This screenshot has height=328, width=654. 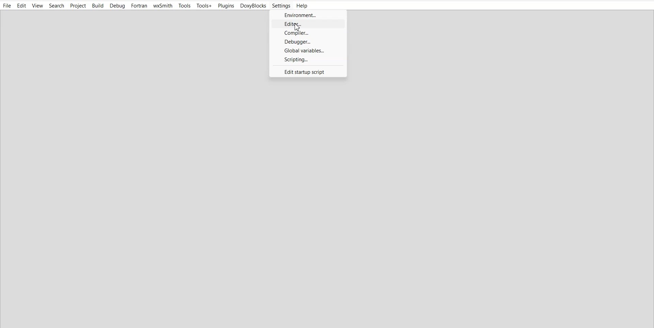 I want to click on Global variable, so click(x=309, y=51).